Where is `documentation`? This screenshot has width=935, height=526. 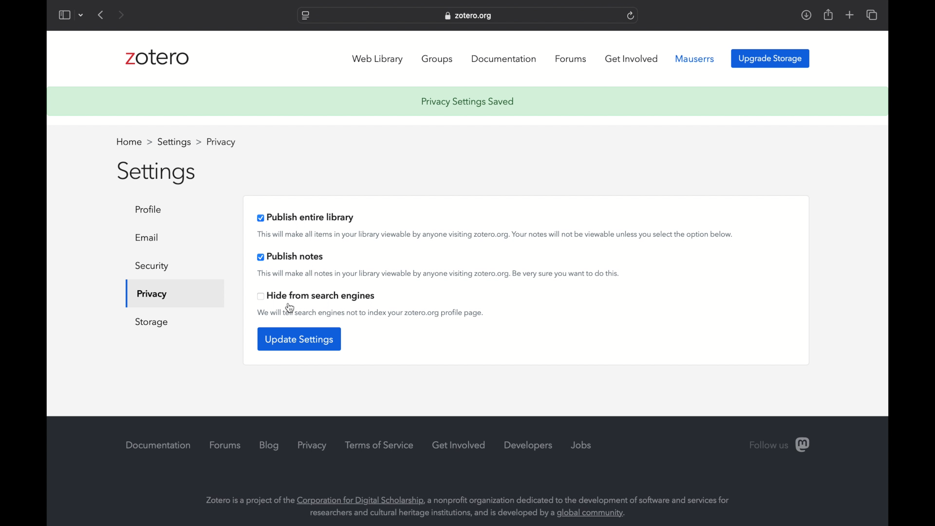
documentation is located at coordinates (504, 59).